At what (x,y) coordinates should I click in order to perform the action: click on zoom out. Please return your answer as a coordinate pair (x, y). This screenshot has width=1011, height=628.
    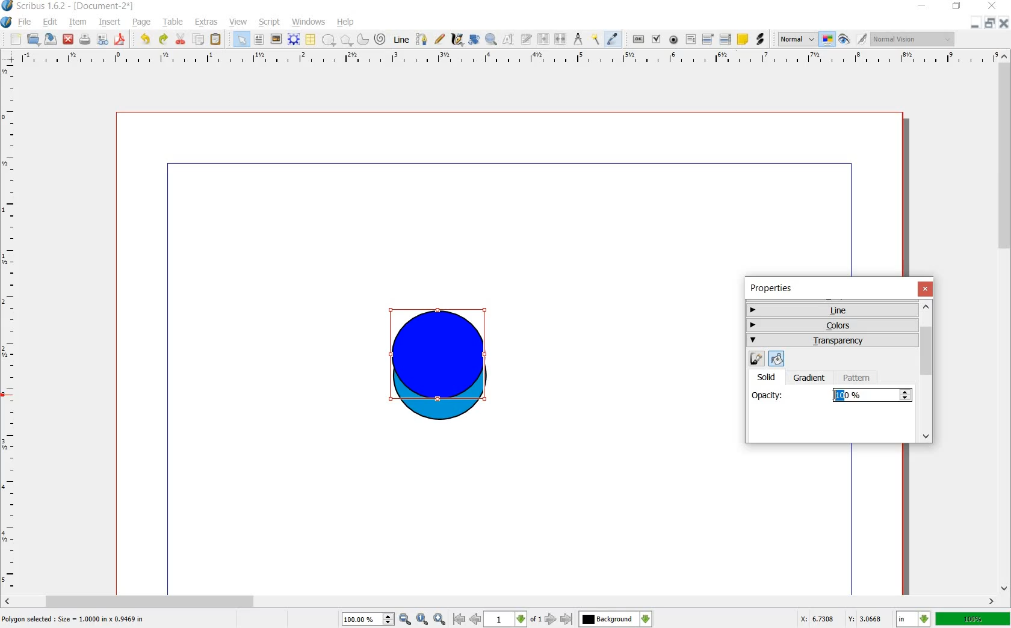
    Looking at the image, I should click on (405, 619).